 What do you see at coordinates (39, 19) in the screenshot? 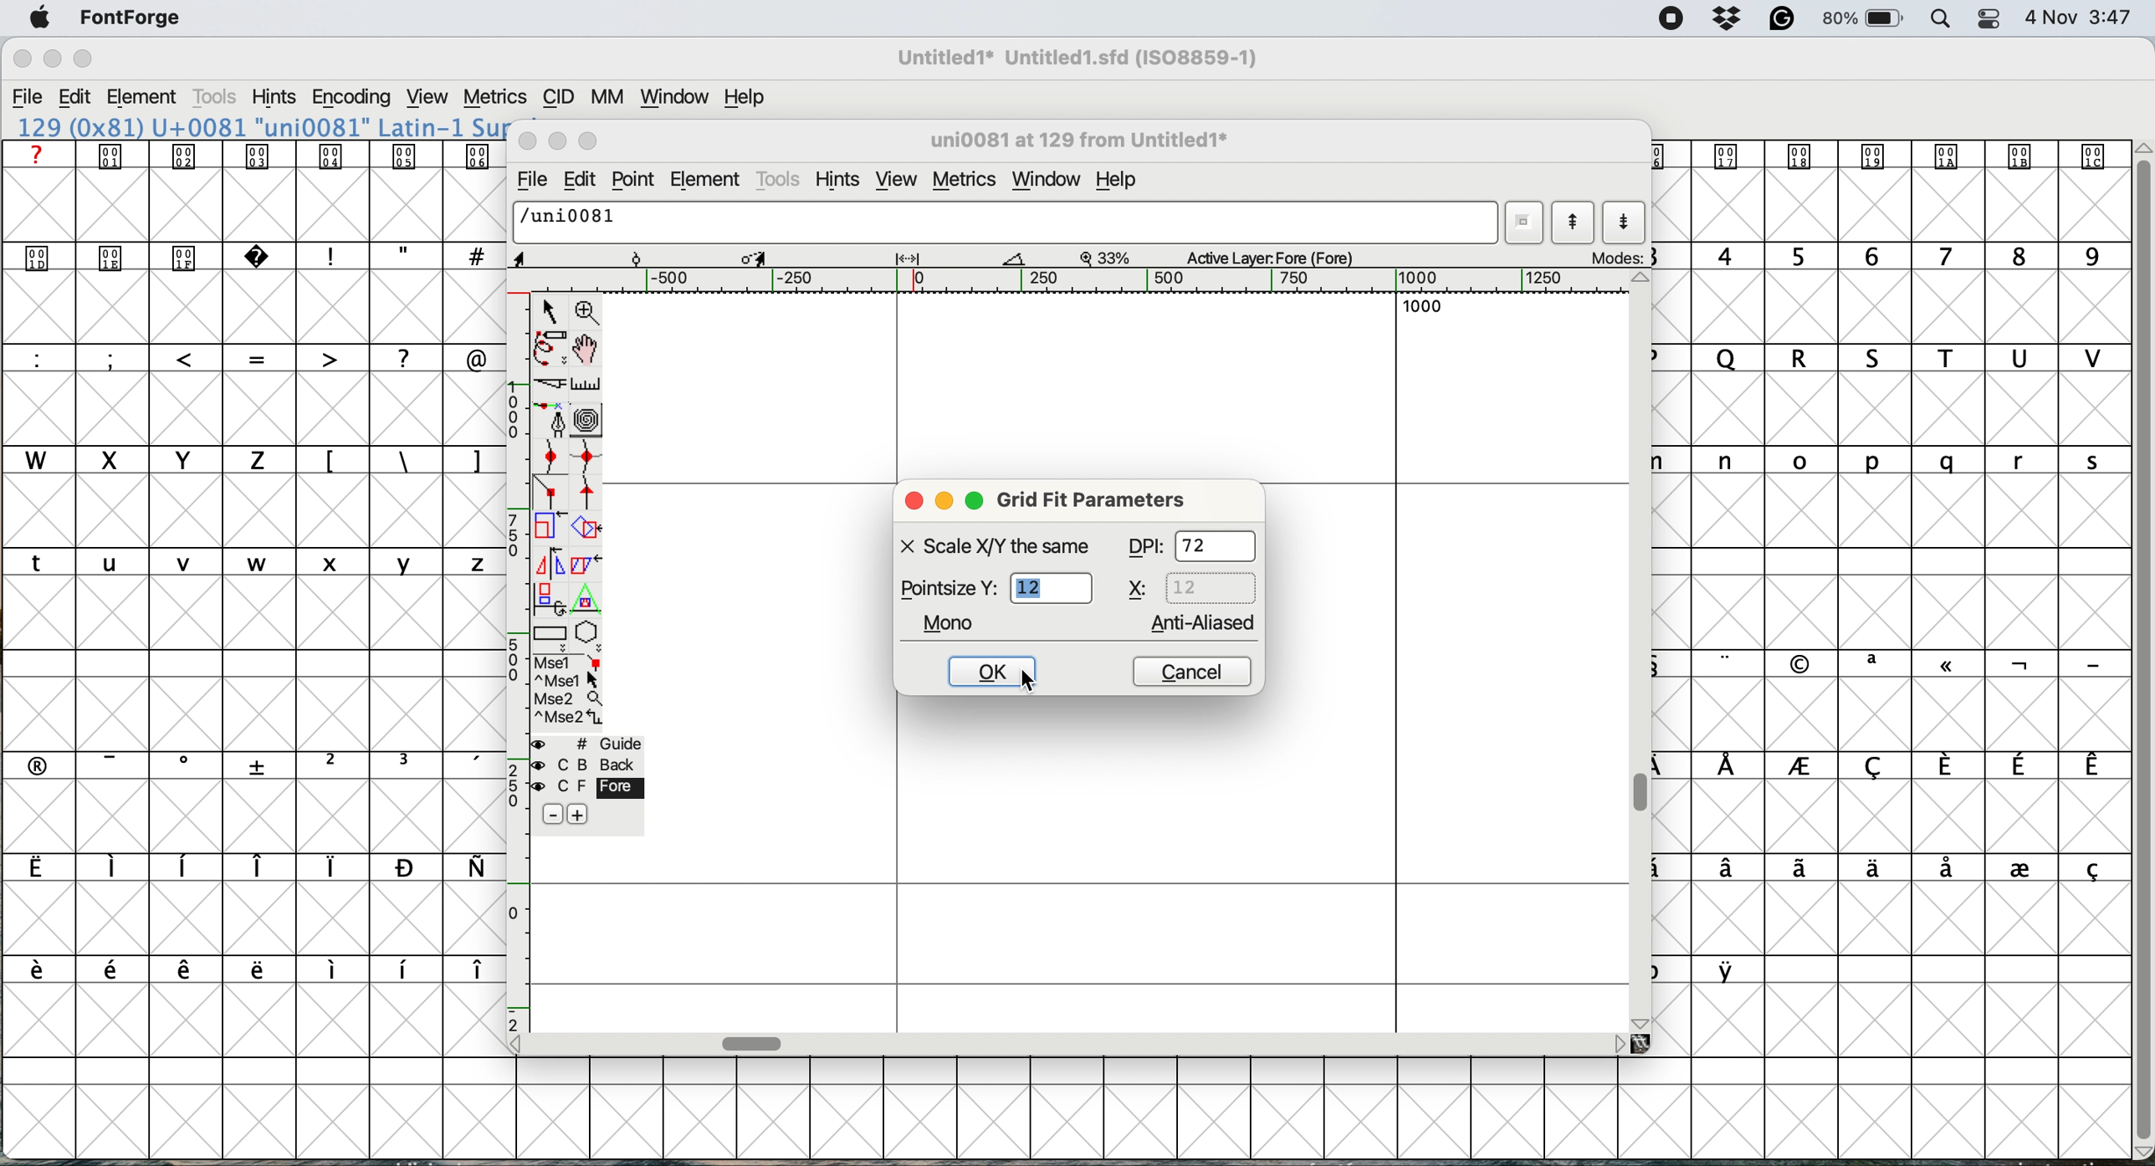
I see `Apple menu` at bounding box center [39, 19].